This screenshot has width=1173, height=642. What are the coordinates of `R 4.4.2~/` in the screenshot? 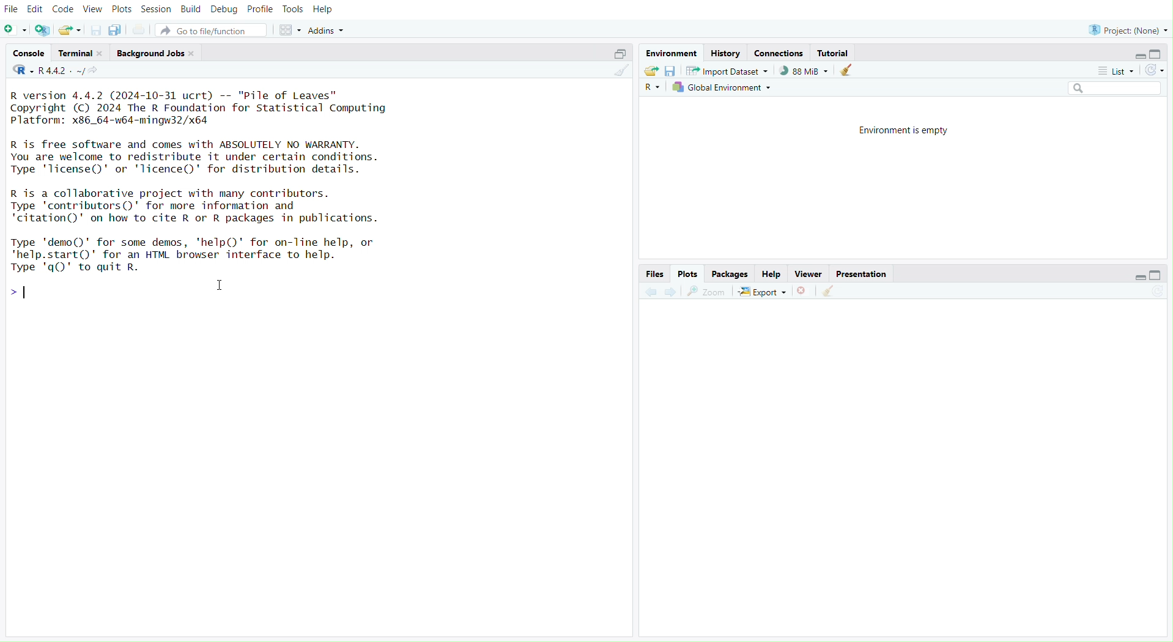 It's located at (62, 72).